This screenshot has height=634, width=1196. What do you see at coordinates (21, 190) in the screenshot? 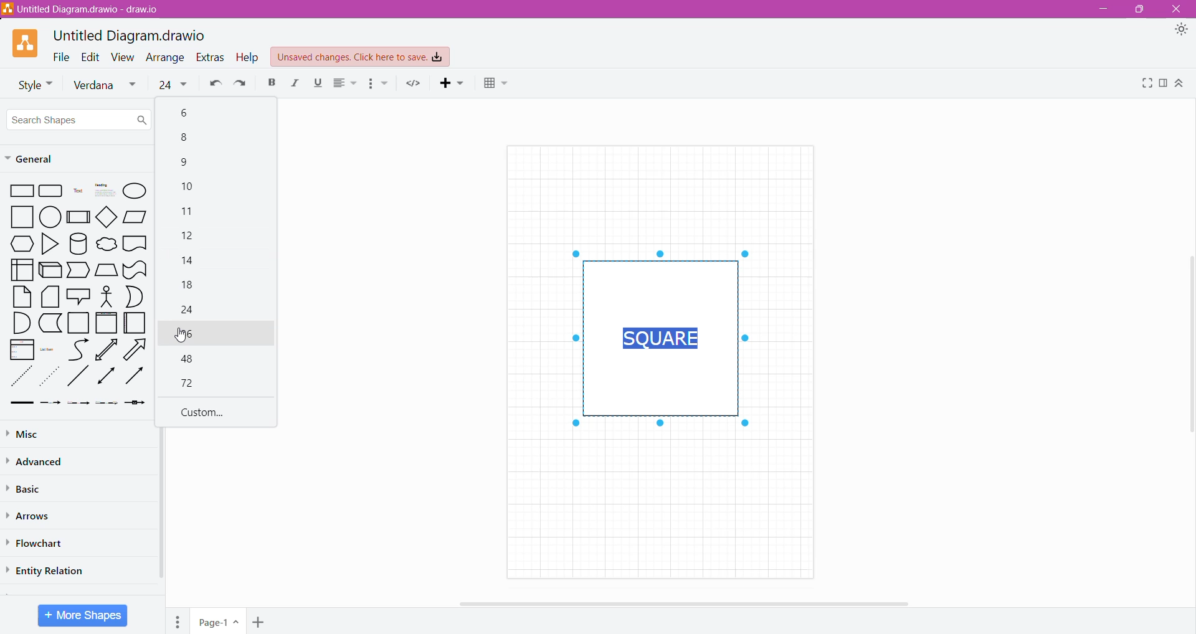
I see `Rectangle` at bounding box center [21, 190].